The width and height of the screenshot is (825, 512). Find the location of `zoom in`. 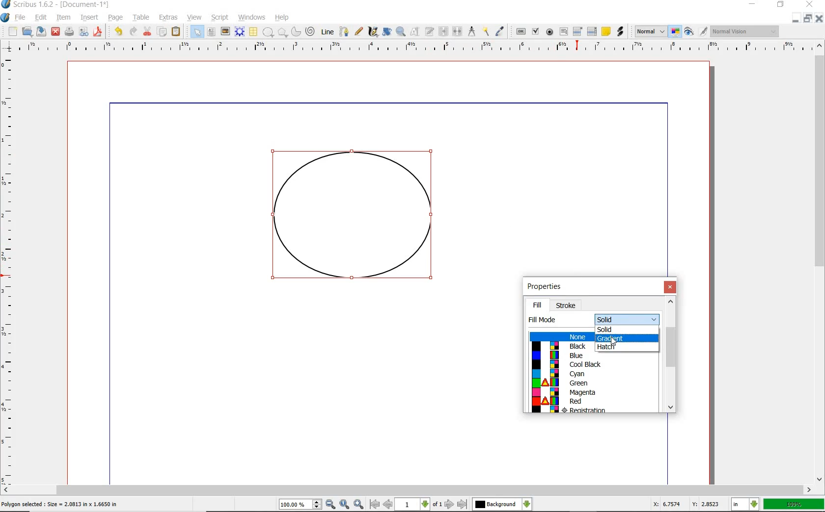

zoom in is located at coordinates (331, 505).